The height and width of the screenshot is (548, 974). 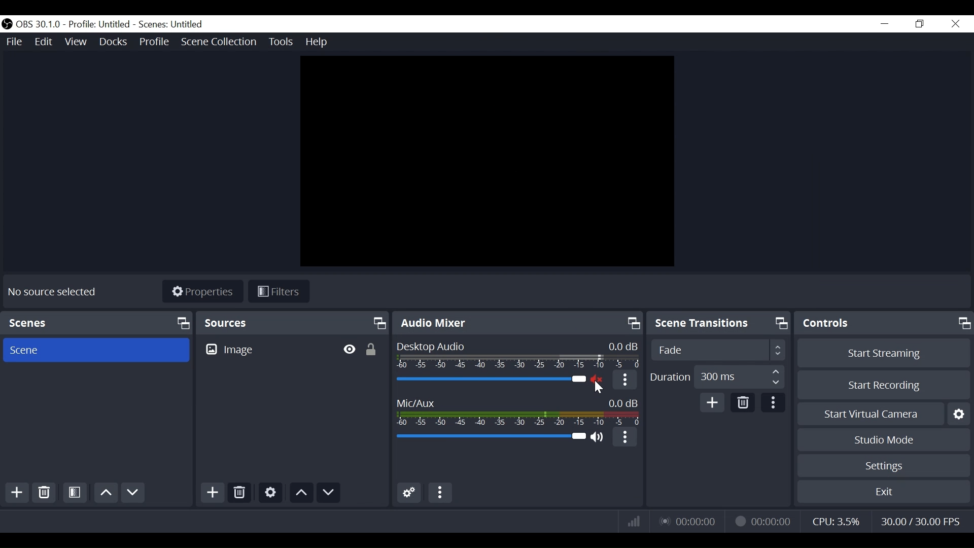 What do you see at coordinates (96, 324) in the screenshot?
I see `Scenes` at bounding box center [96, 324].